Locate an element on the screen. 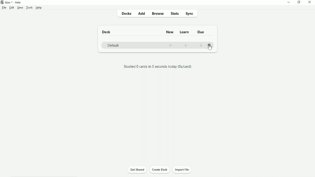 The width and height of the screenshot is (315, 177). Restore down is located at coordinates (299, 2).